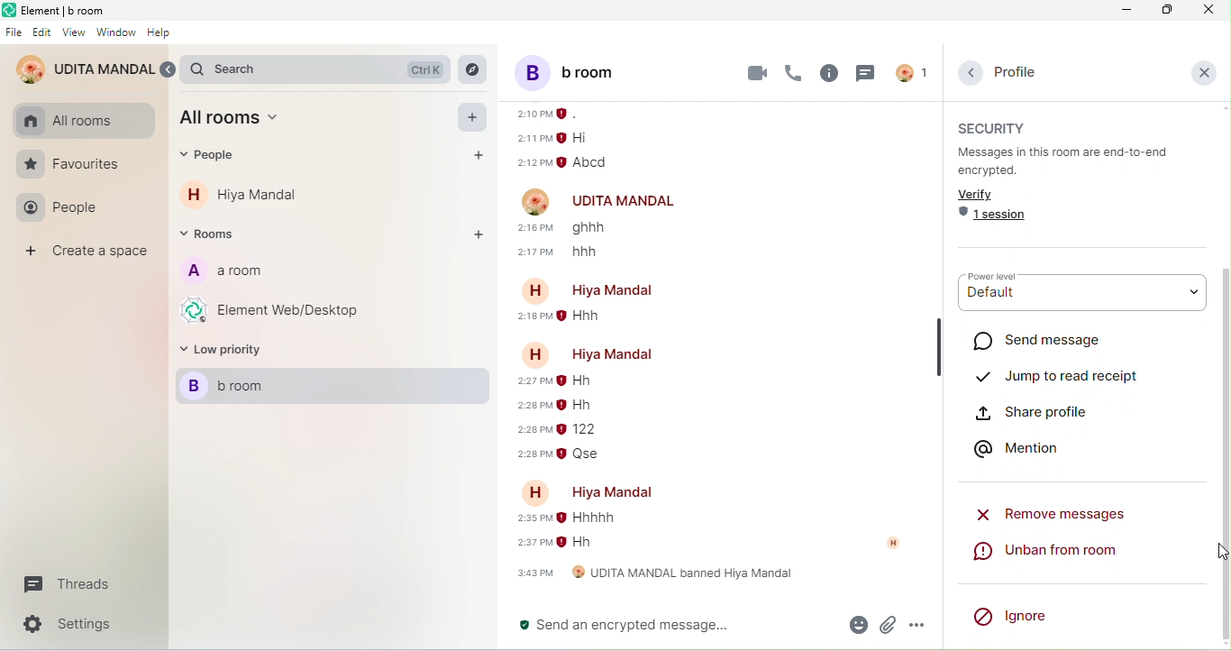 The height and width of the screenshot is (651, 1231). What do you see at coordinates (1208, 10) in the screenshot?
I see `close` at bounding box center [1208, 10].